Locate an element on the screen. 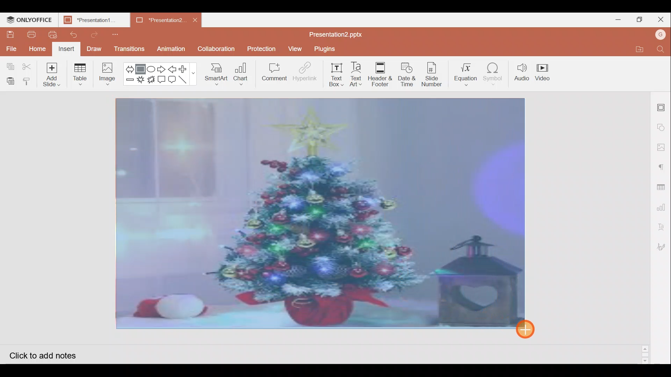  Transitions is located at coordinates (129, 49).